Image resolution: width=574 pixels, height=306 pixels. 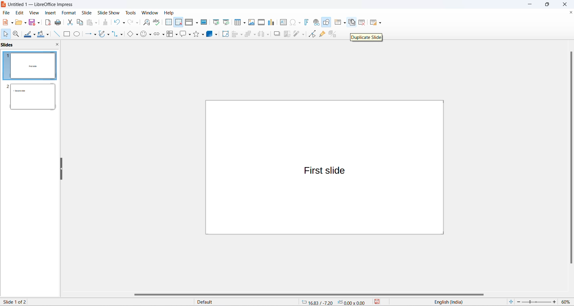 What do you see at coordinates (209, 35) in the screenshot?
I see `3d object` at bounding box center [209, 35].